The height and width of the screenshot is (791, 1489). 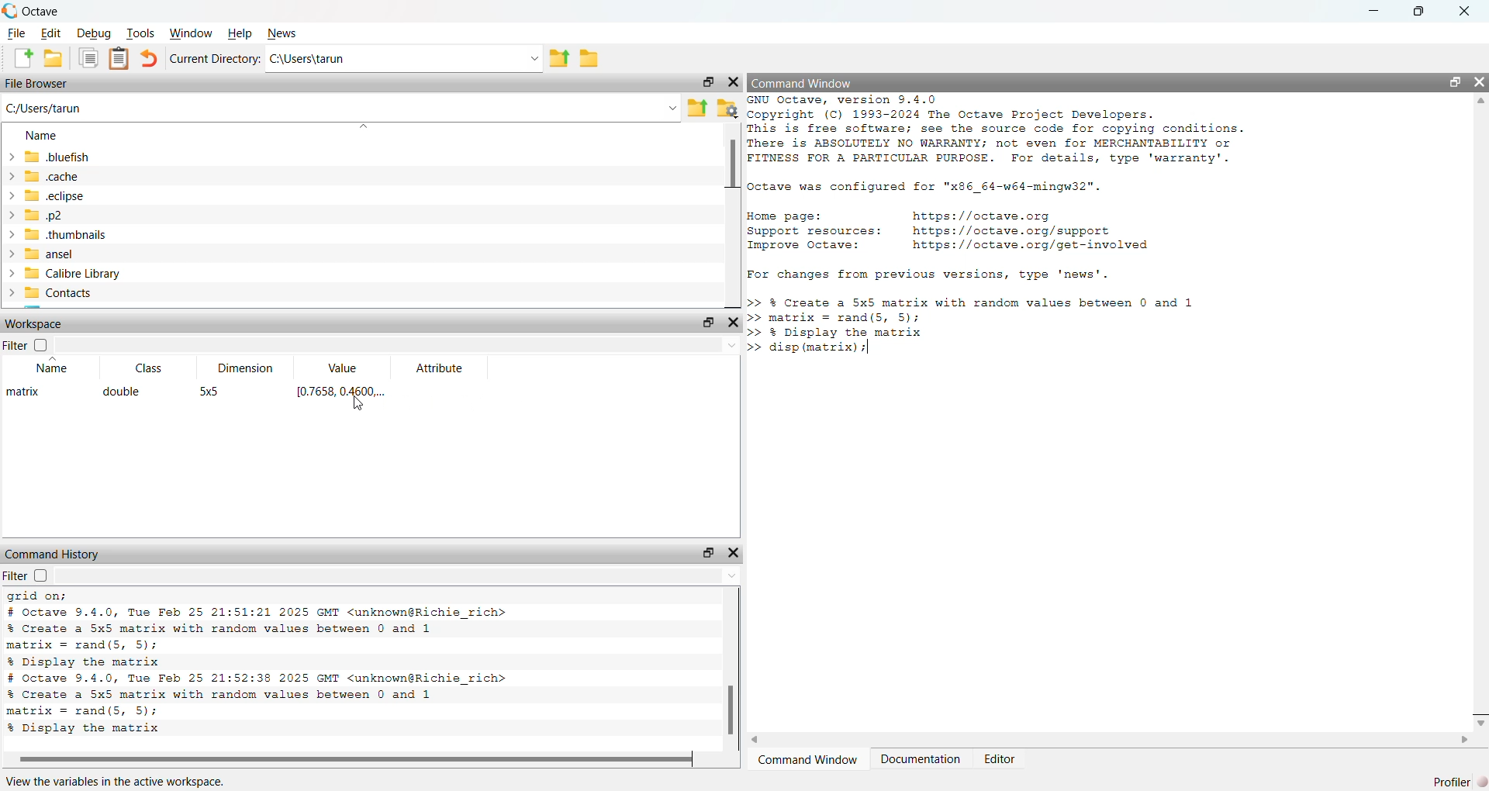 What do you see at coordinates (730, 215) in the screenshot?
I see `scroll bar` at bounding box center [730, 215].